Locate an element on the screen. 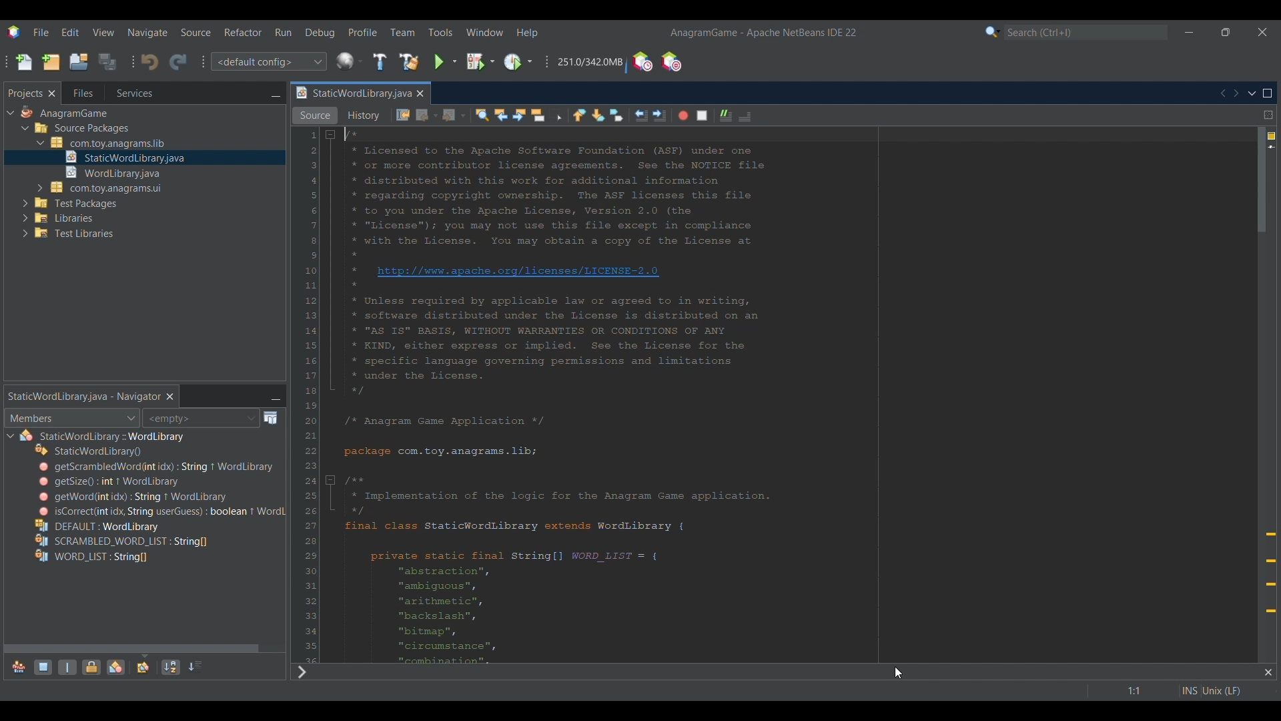 This screenshot has height=721, width=1281. Debug project selection is located at coordinates (475, 62).